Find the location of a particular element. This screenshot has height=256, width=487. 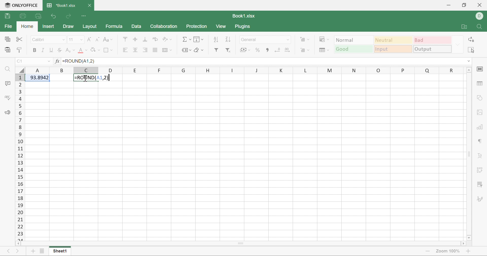

C1 is located at coordinates (21, 61).